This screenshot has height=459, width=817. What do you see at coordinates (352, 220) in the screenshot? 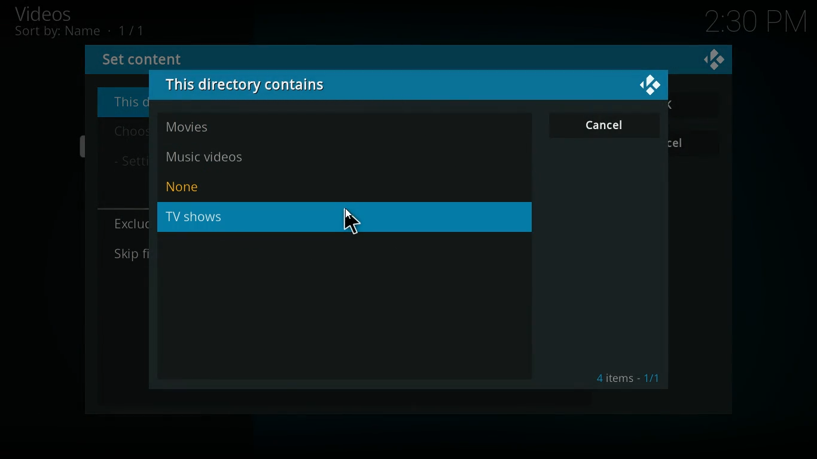
I see `cursor` at bounding box center [352, 220].